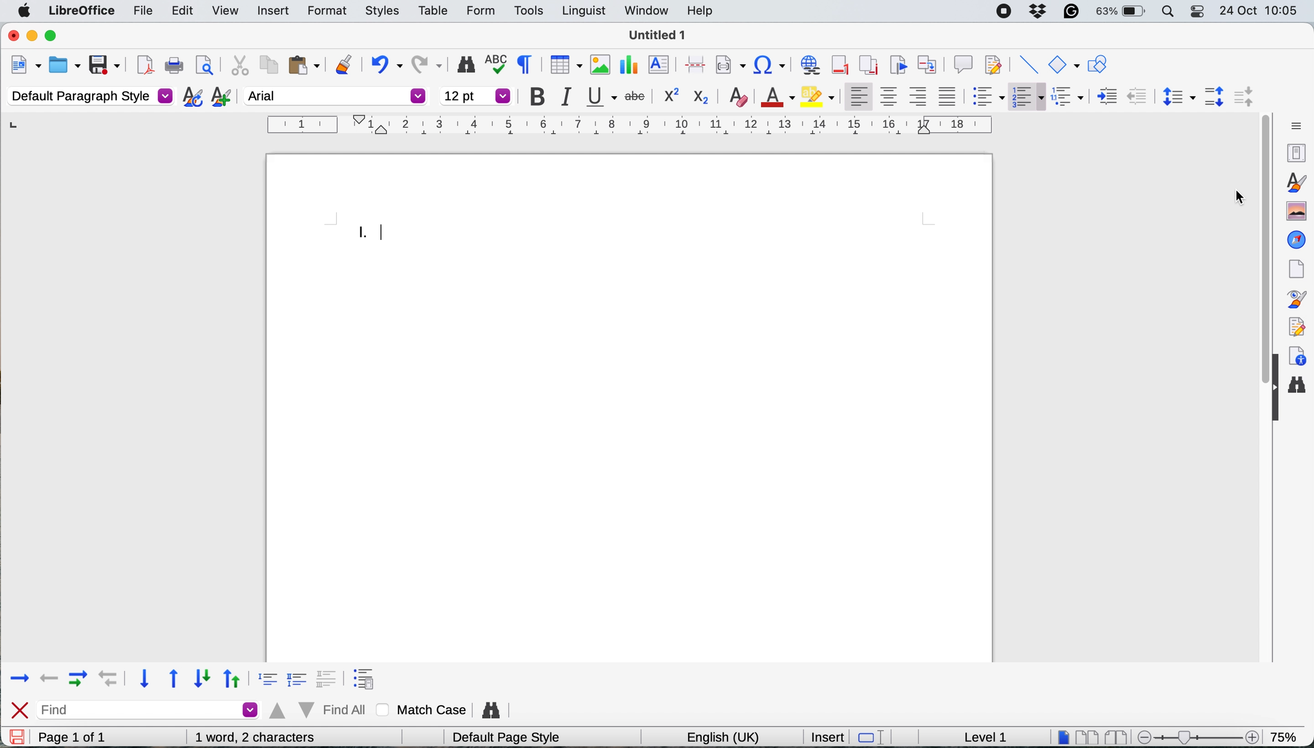 This screenshot has width=1314, height=748. What do you see at coordinates (867, 64) in the screenshot?
I see `insert endnote` at bounding box center [867, 64].